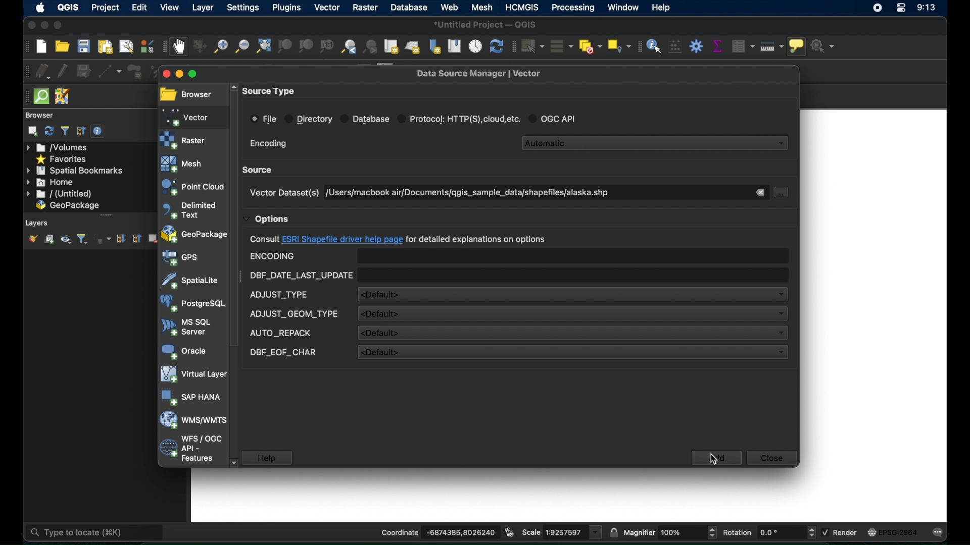 The width and height of the screenshot is (970, 545). I want to click on untitled, so click(60, 194).